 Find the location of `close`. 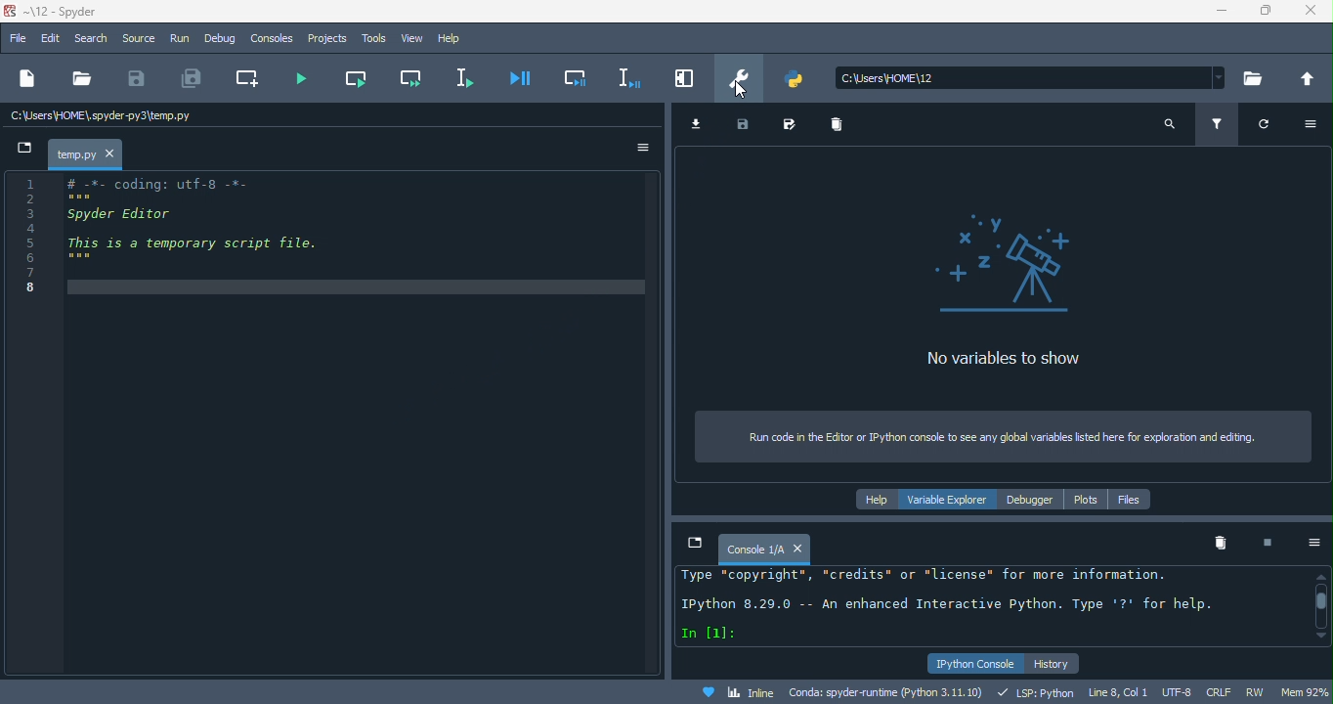

close is located at coordinates (1311, 14).